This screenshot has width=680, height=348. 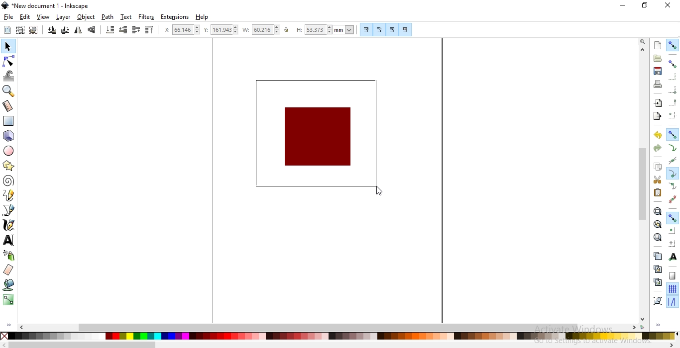 What do you see at coordinates (111, 30) in the screenshot?
I see `lower selection to bottom` at bounding box center [111, 30].